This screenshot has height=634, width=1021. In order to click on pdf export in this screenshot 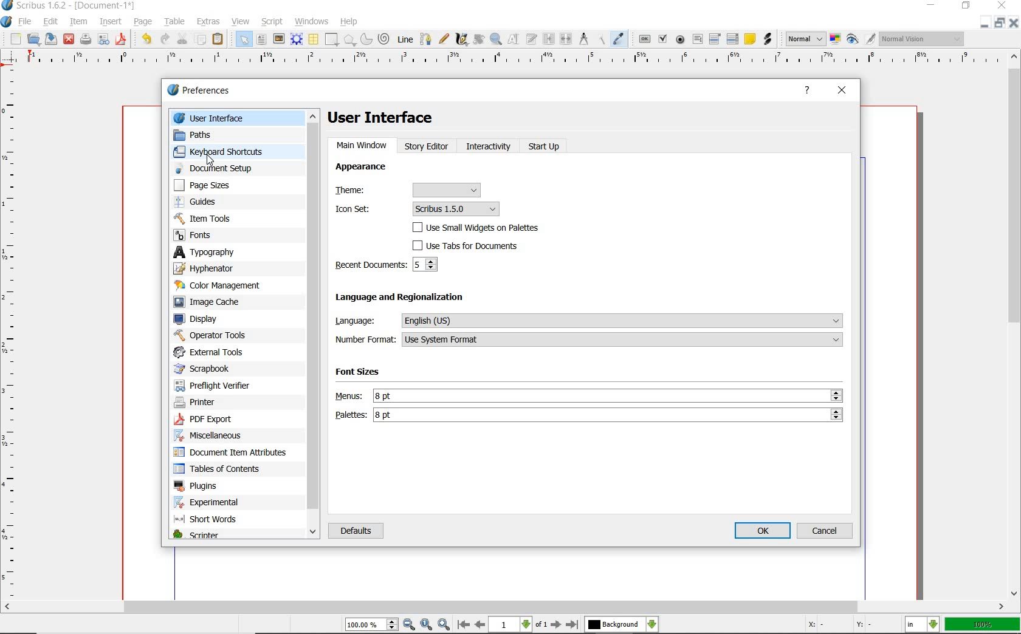, I will do `click(217, 420)`.